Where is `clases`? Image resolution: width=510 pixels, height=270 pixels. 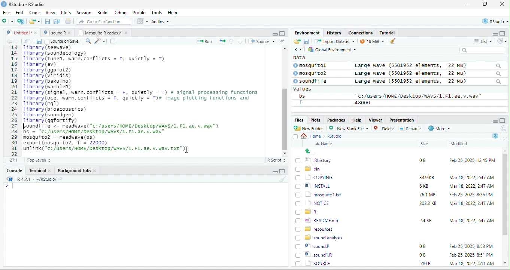
clases is located at coordinates (361, 32).